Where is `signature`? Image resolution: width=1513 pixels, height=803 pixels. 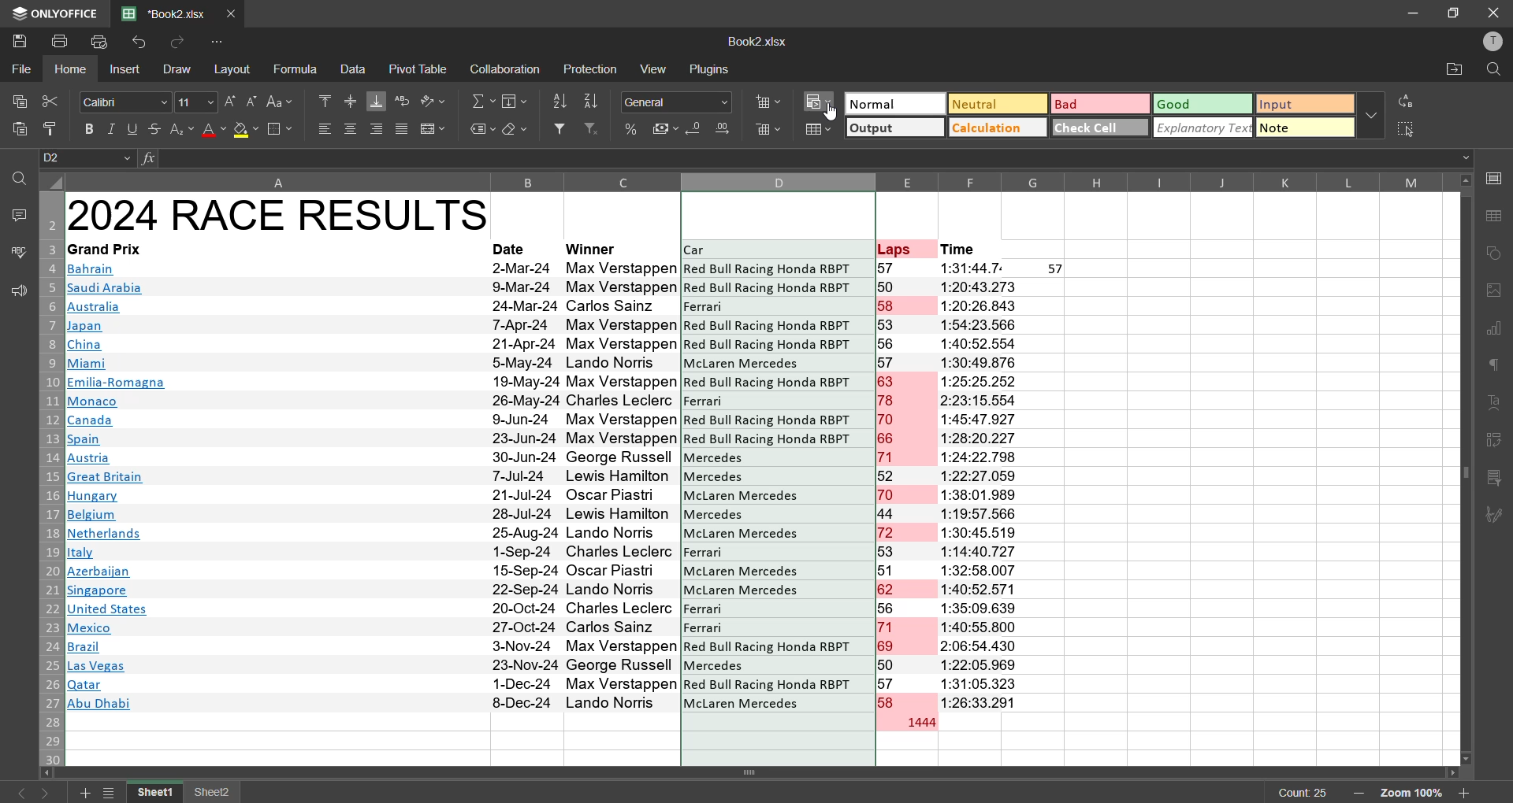
signature is located at coordinates (1495, 516).